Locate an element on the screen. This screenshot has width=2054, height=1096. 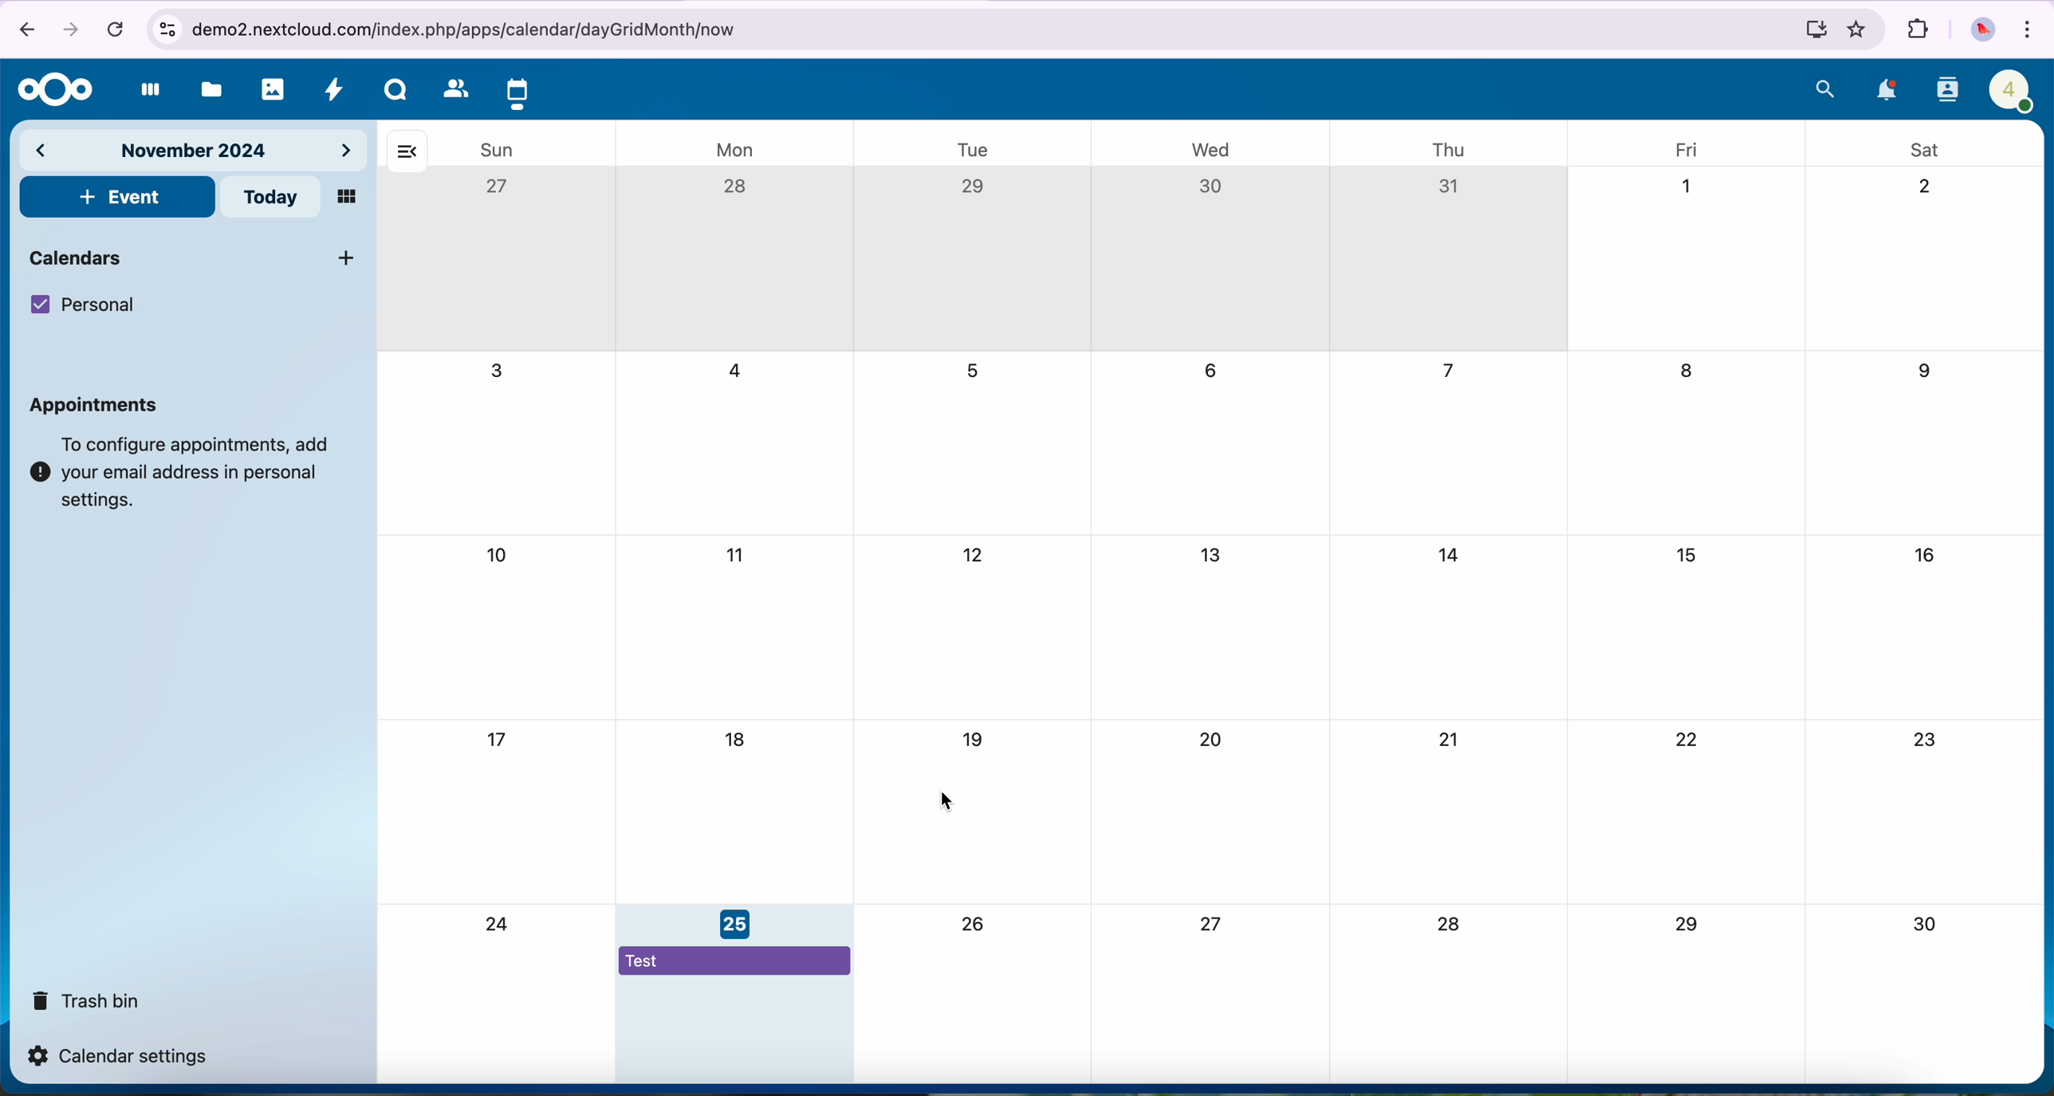
navigate foward is located at coordinates (68, 32).